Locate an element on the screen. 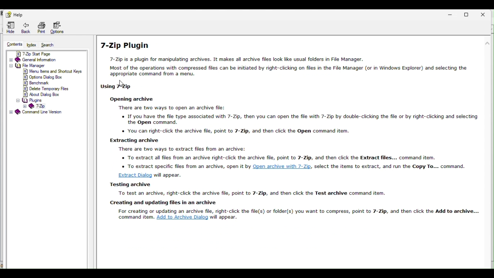 This screenshot has height=278, width=494. will appear is located at coordinates (224, 218).